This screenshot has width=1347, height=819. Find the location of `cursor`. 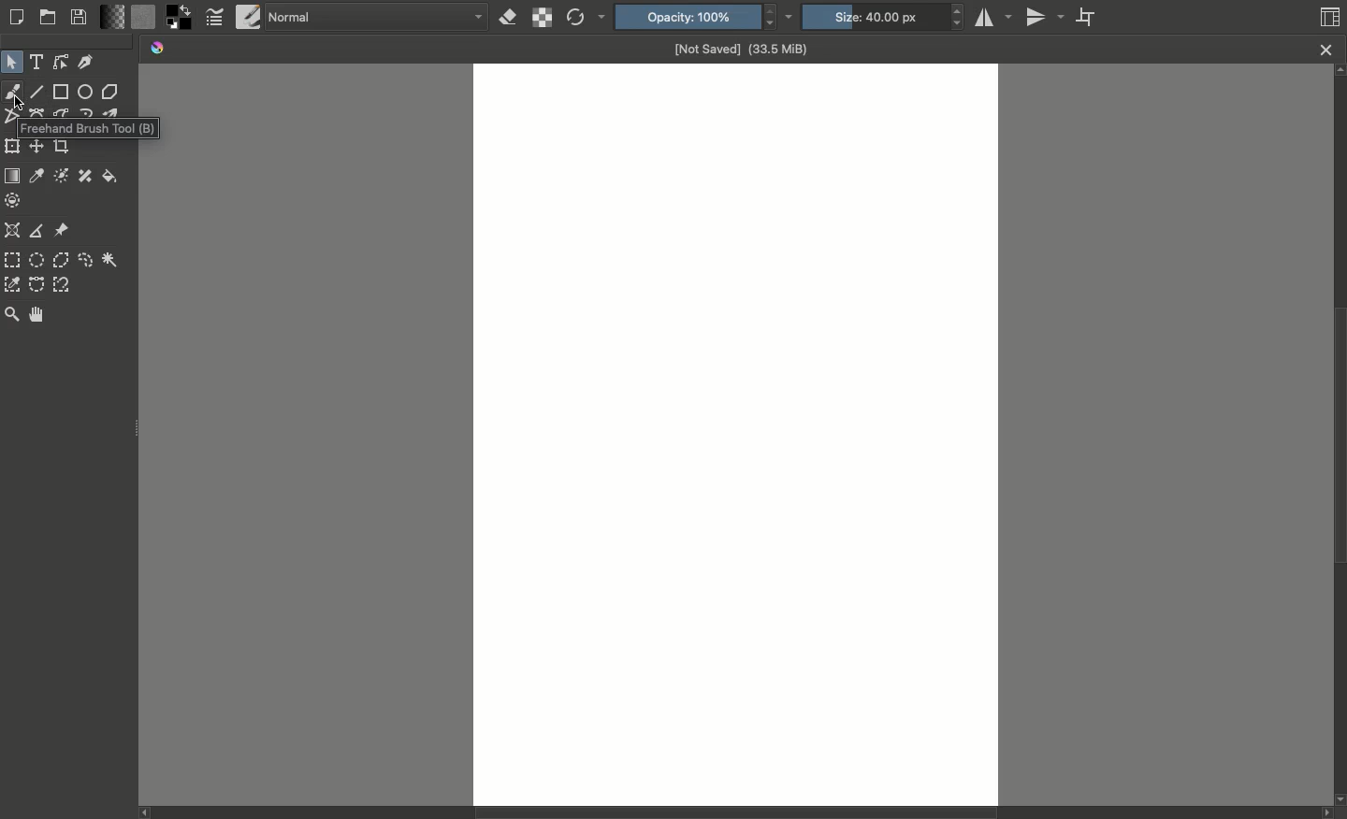

cursor is located at coordinates (21, 104).